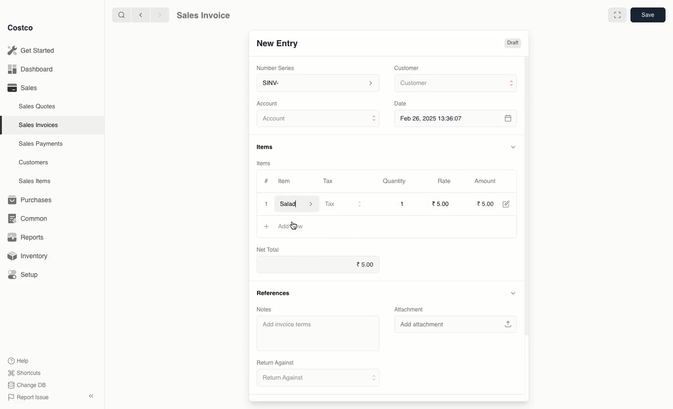  What do you see at coordinates (34, 162) in the screenshot?
I see `Customers` at bounding box center [34, 162].